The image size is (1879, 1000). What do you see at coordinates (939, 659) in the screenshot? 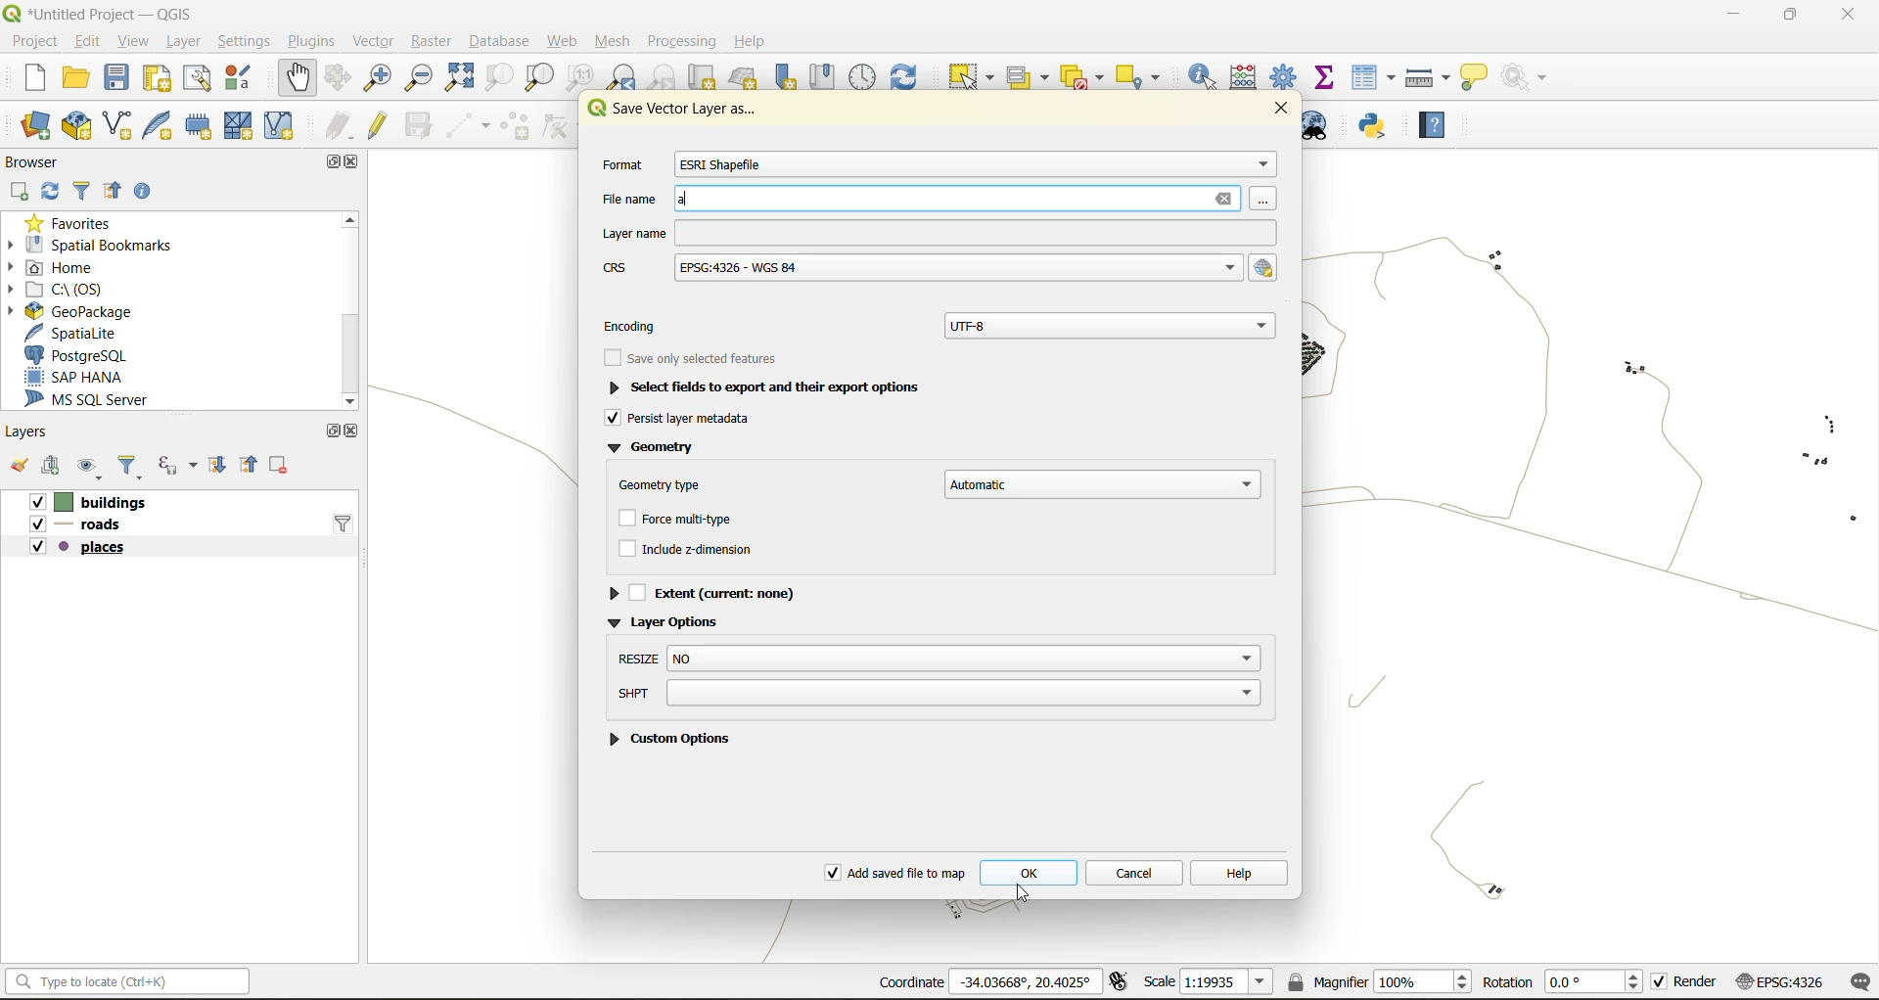
I see `Resize` at bounding box center [939, 659].